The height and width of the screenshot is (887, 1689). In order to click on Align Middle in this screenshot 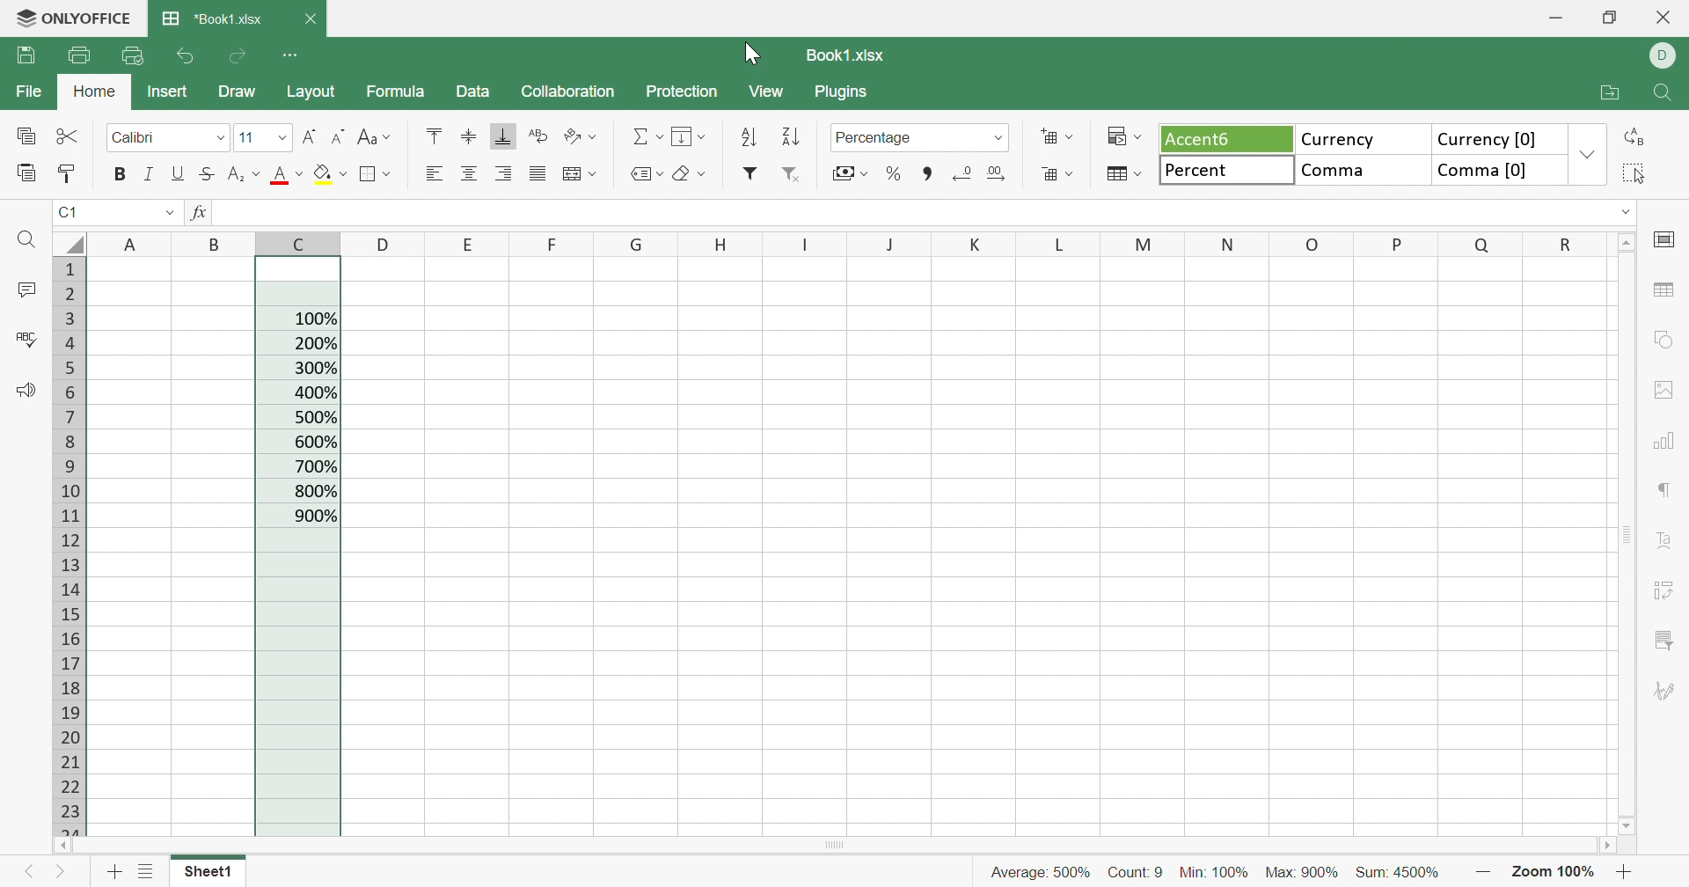, I will do `click(468, 136)`.